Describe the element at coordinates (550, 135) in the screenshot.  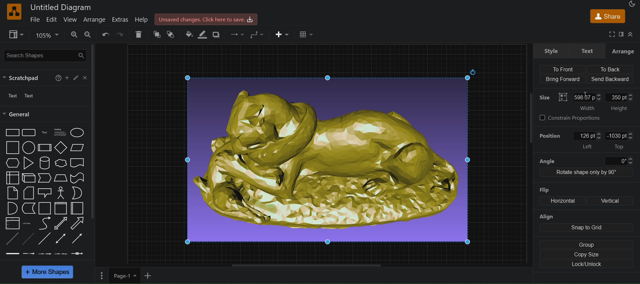
I see `Position` at that location.